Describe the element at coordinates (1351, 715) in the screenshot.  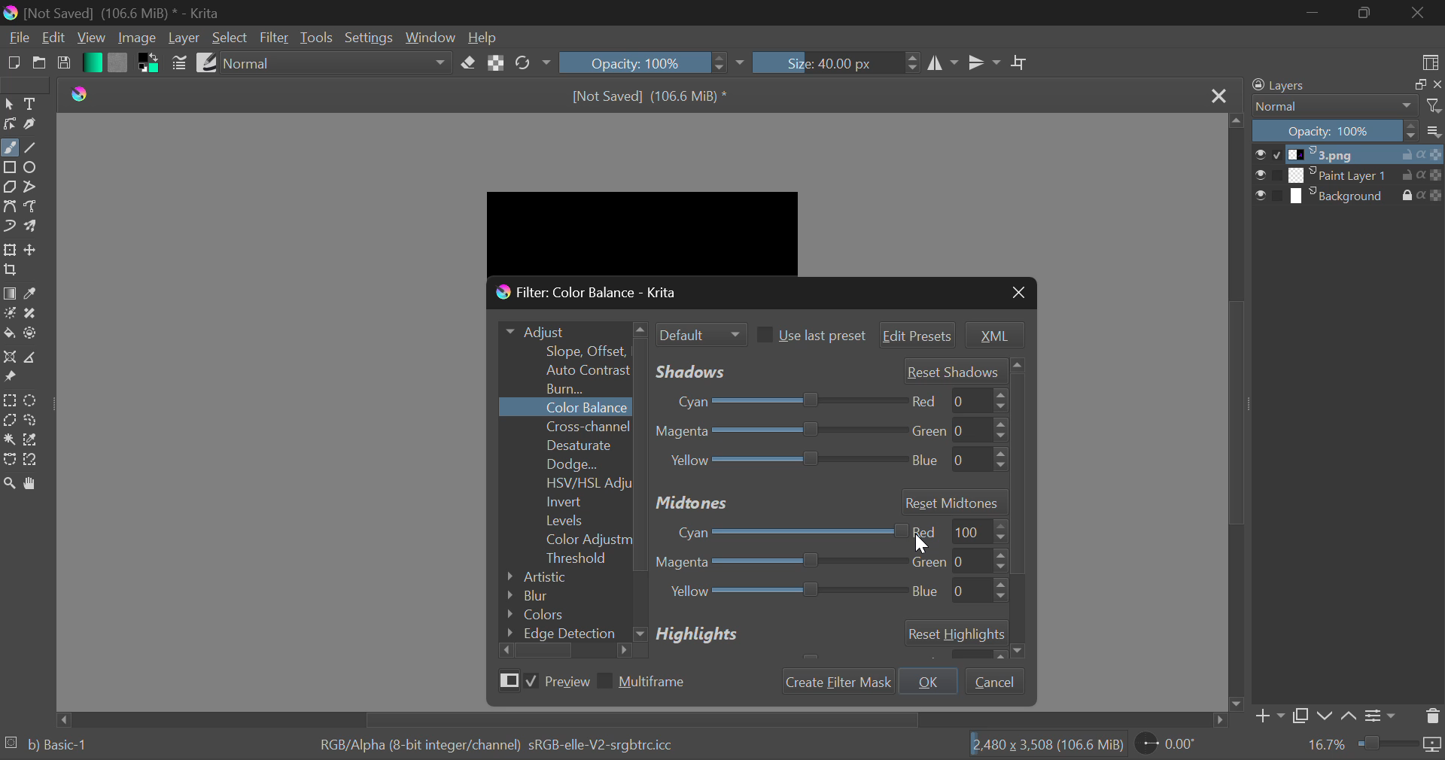
I see `Move Layer Up` at that location.